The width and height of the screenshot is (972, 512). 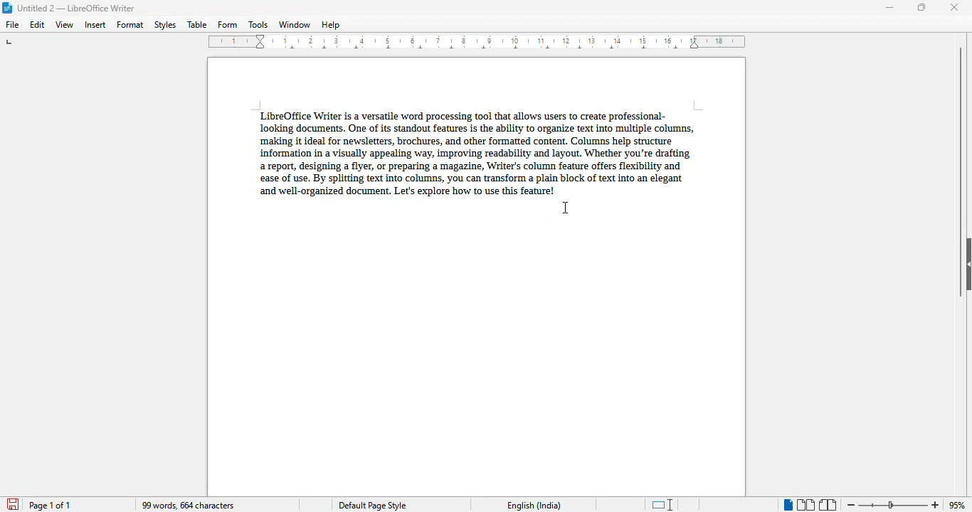 I want to click on click to save document, so click(x=13, y=505).